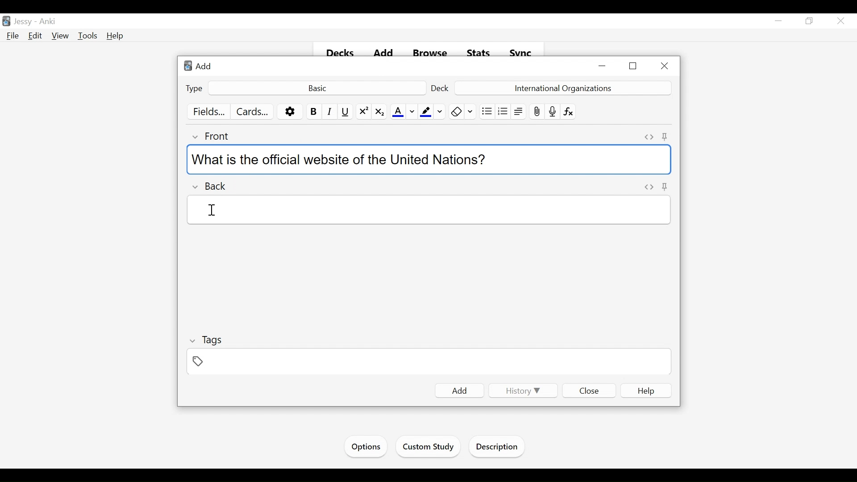 Image resolution: width=857 pixels, height=482 pixels. What do you see at coordinates (330, 112) in the screenshot?
I see `Italics` at bounding box center [330, 112].